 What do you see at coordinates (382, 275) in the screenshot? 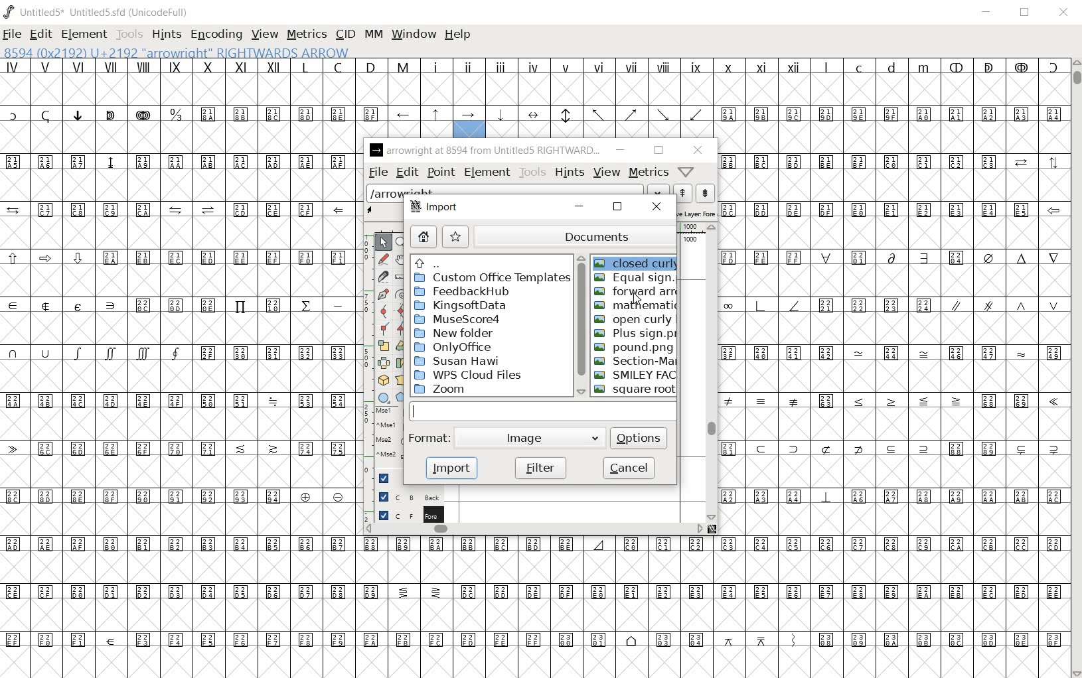
I see `cut splines in two` at bounding box center [382, 275].